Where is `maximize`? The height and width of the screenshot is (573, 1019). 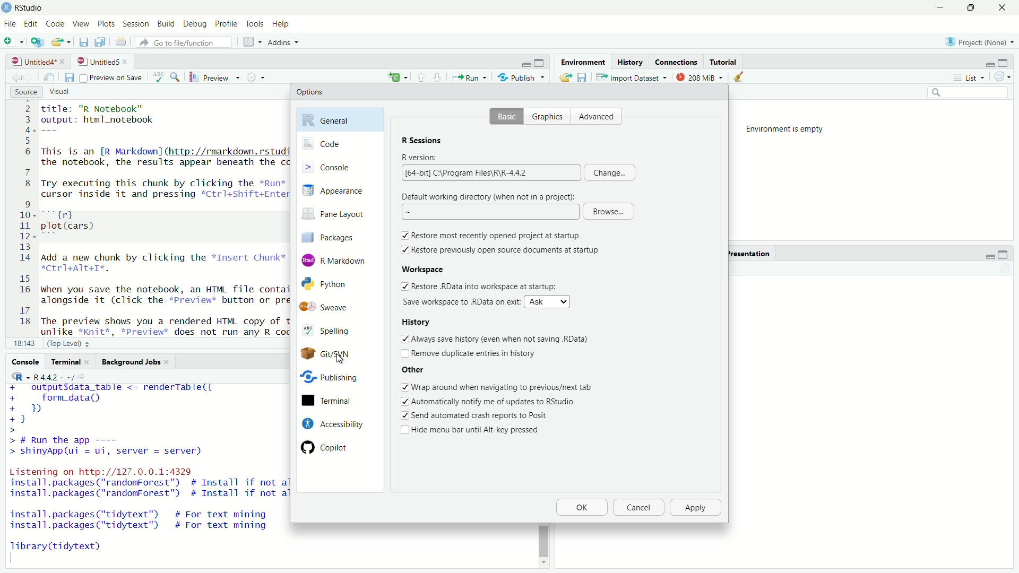 maximize is located at coordinates (1003, 255).